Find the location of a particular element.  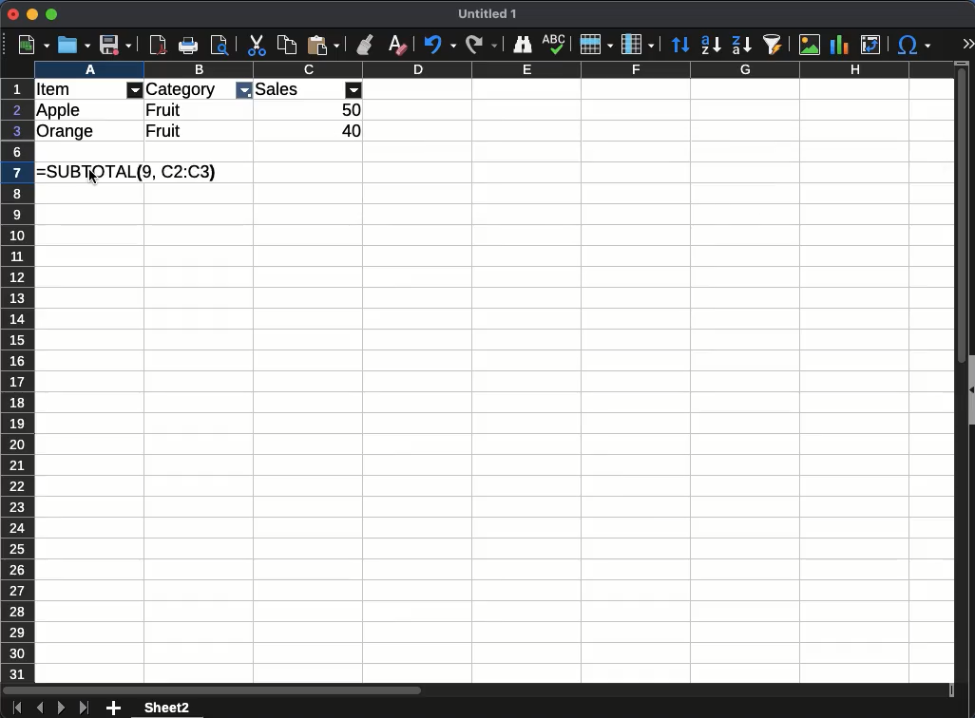

clone formatting is located at coordinates (364, 45).